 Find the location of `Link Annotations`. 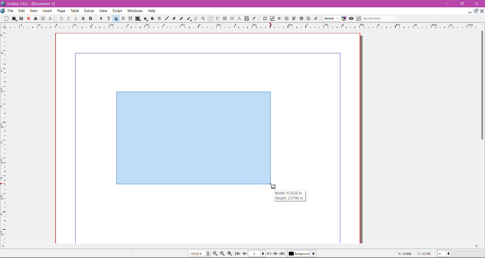

Link Annotations is located at coordinates (316, 19).